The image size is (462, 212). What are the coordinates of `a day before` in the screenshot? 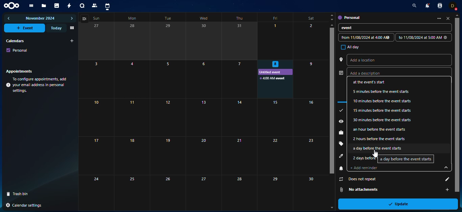 It's located at (406, 159).